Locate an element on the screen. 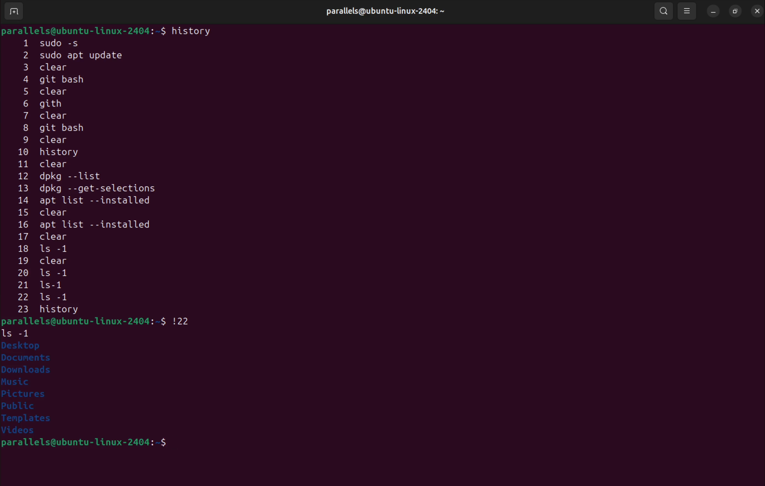 This screenshot has width=765, height=486. 1o history is located at coordinates (60, 153).